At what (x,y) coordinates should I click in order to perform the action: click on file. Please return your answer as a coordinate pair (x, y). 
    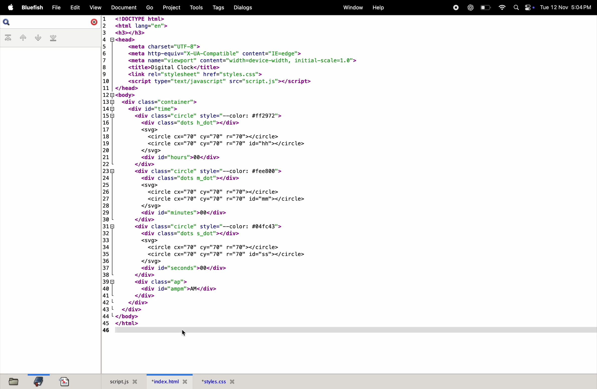
    Looking at the image, I should click on (55, 8).